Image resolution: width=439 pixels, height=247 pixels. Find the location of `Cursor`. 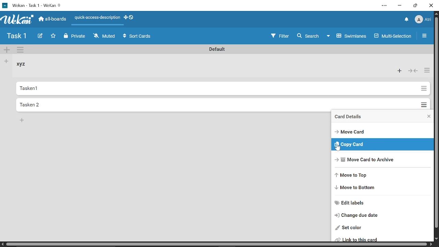

Cursor is located at coordinates (337, 148).